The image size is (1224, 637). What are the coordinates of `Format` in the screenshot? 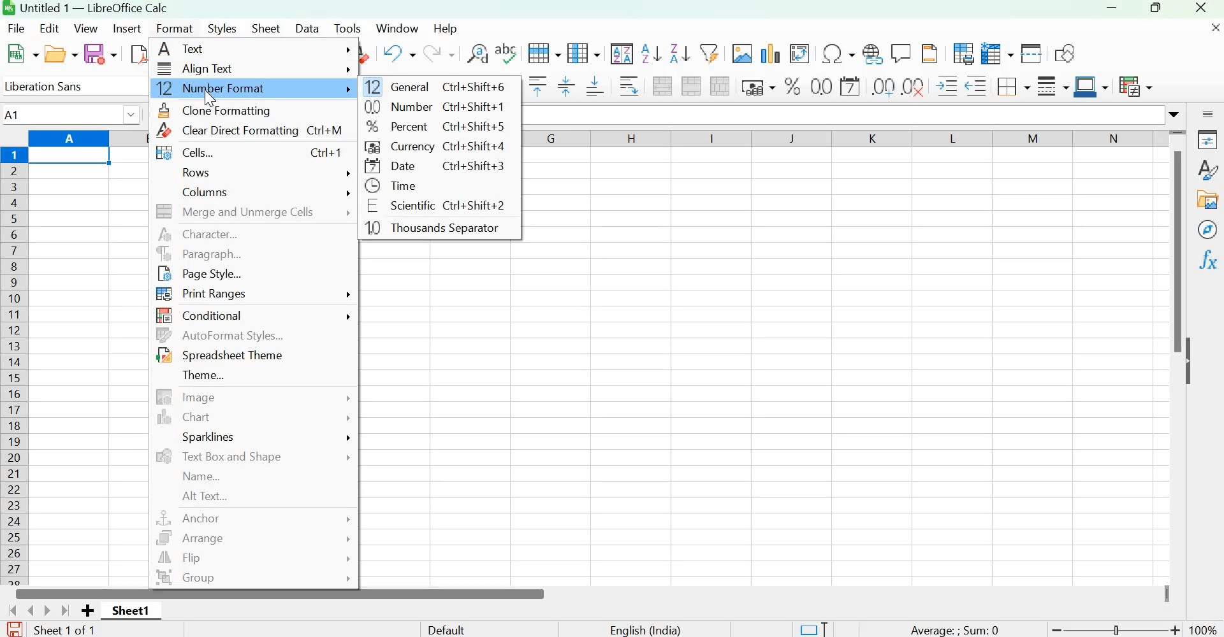 It's located at (176, 27).